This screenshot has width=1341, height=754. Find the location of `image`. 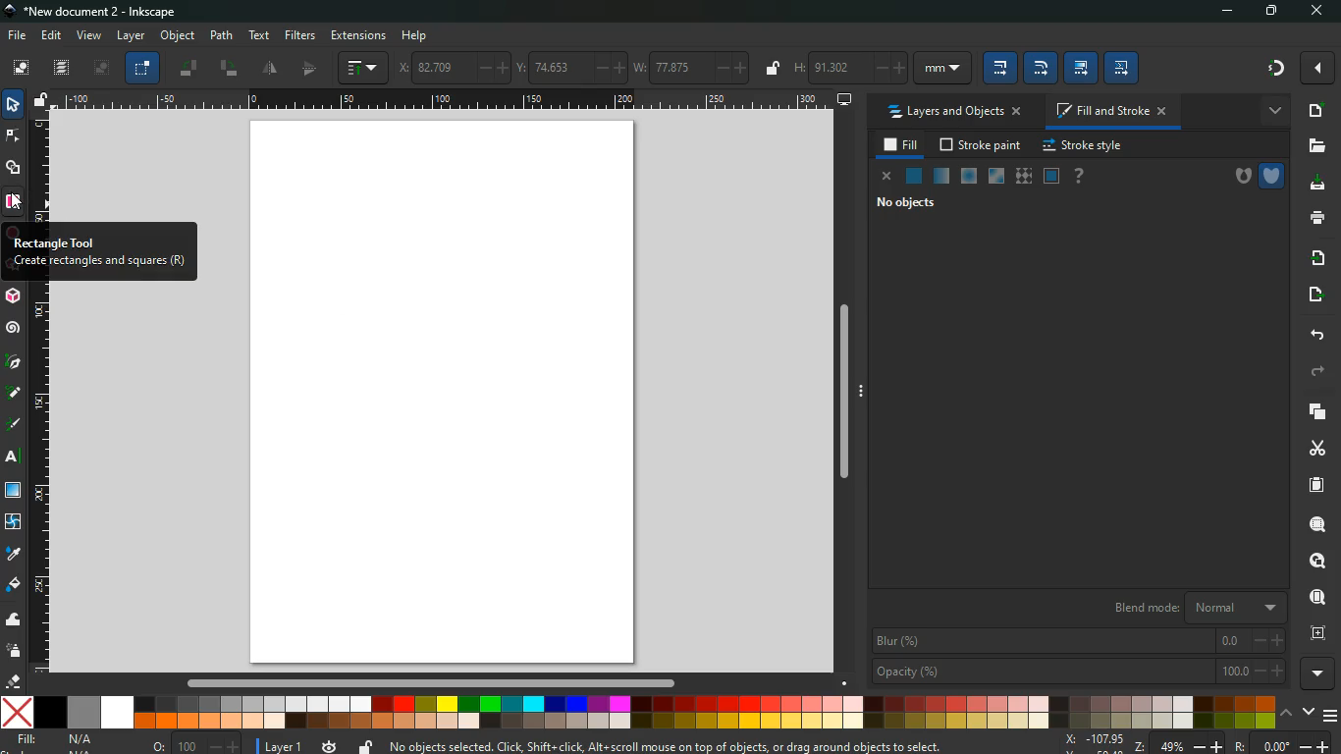

image is located at coordinates (100, 69).